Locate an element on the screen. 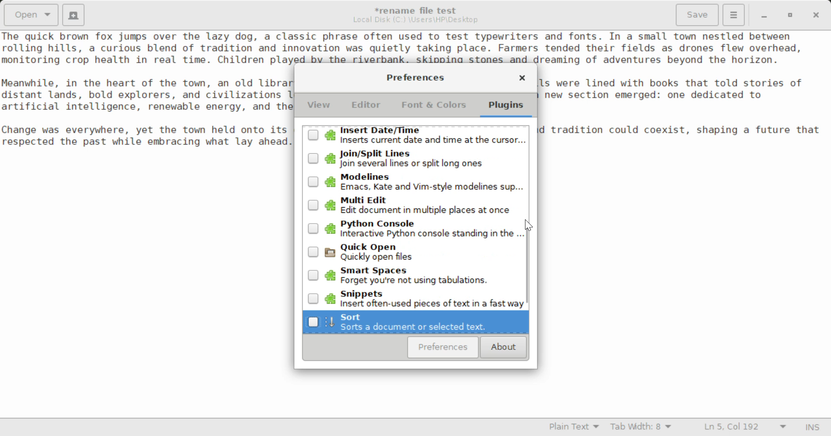  About is located at coordinates (502, 348).